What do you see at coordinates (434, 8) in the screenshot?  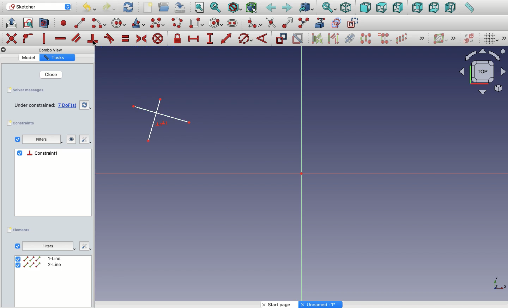 I see `Bottom` at bounding box center [434, 8].